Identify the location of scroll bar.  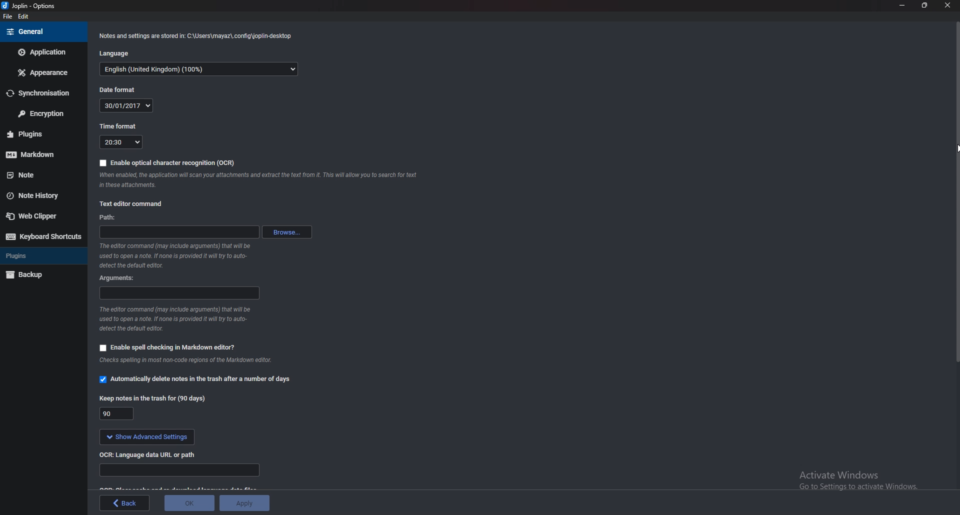
(955, 195).